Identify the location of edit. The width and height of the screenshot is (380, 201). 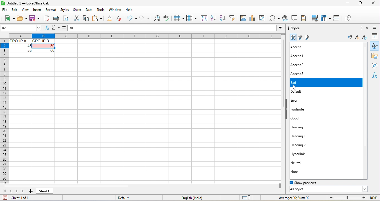
(15, 10).